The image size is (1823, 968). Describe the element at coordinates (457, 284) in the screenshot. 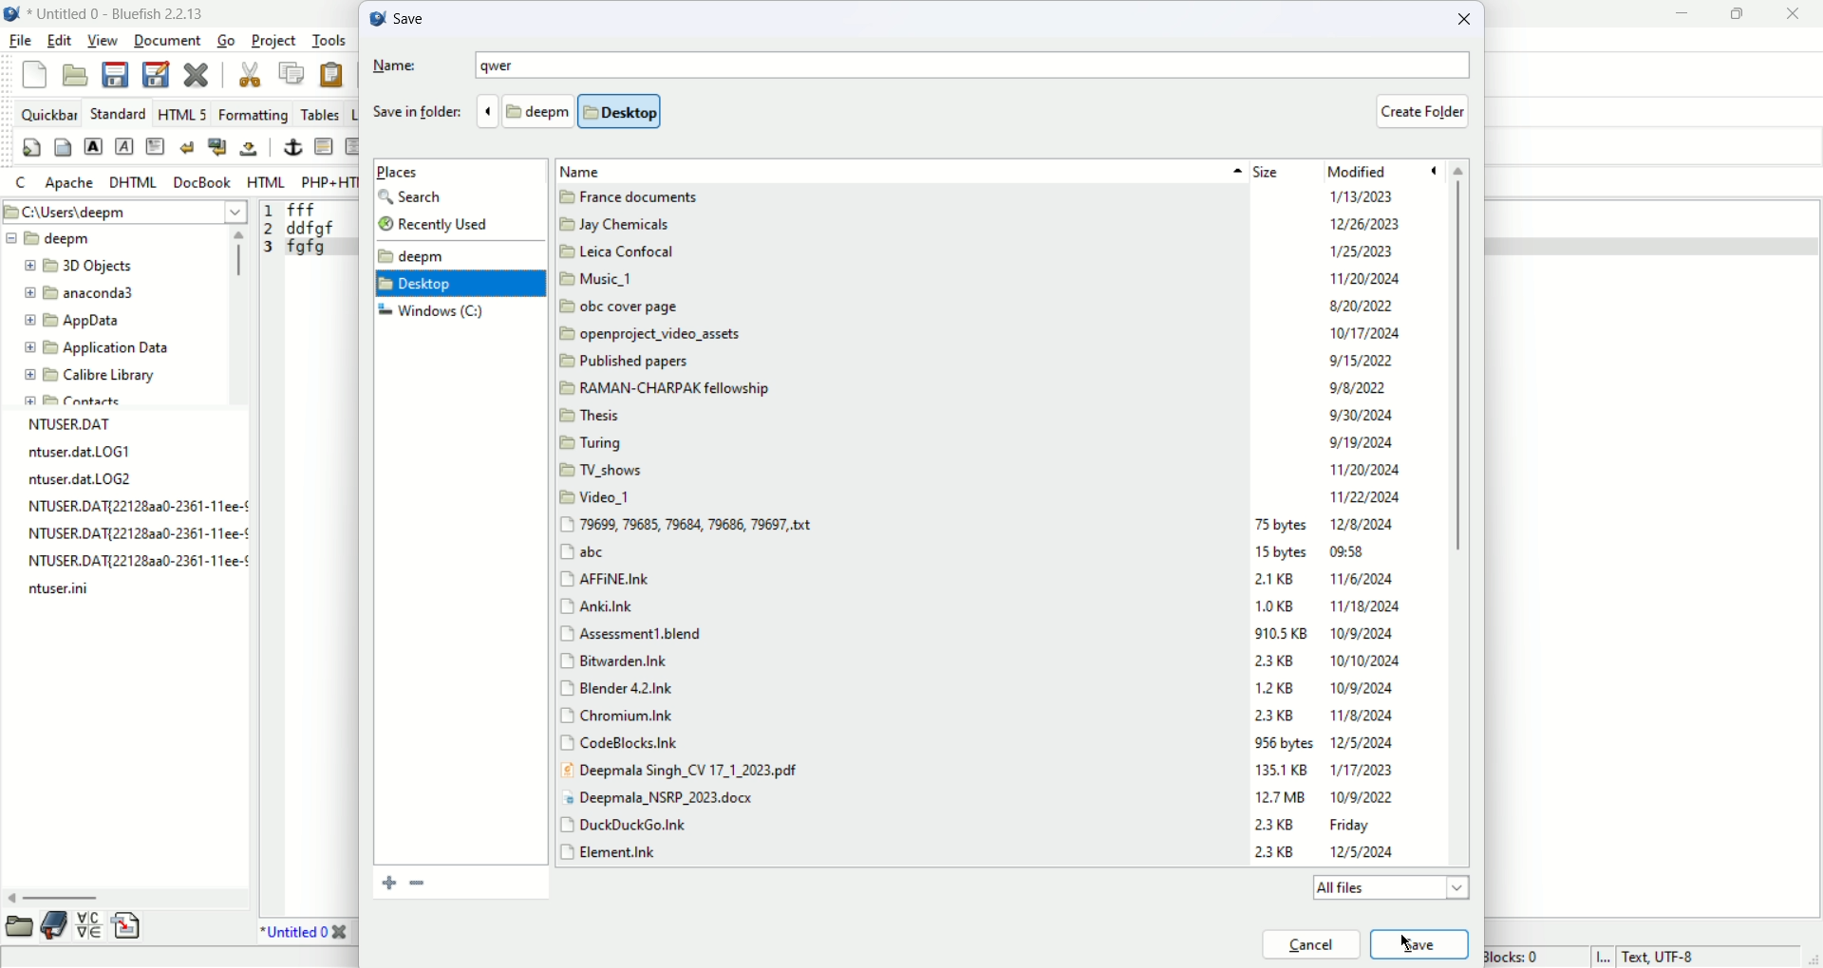

I see `desktop` at that location.